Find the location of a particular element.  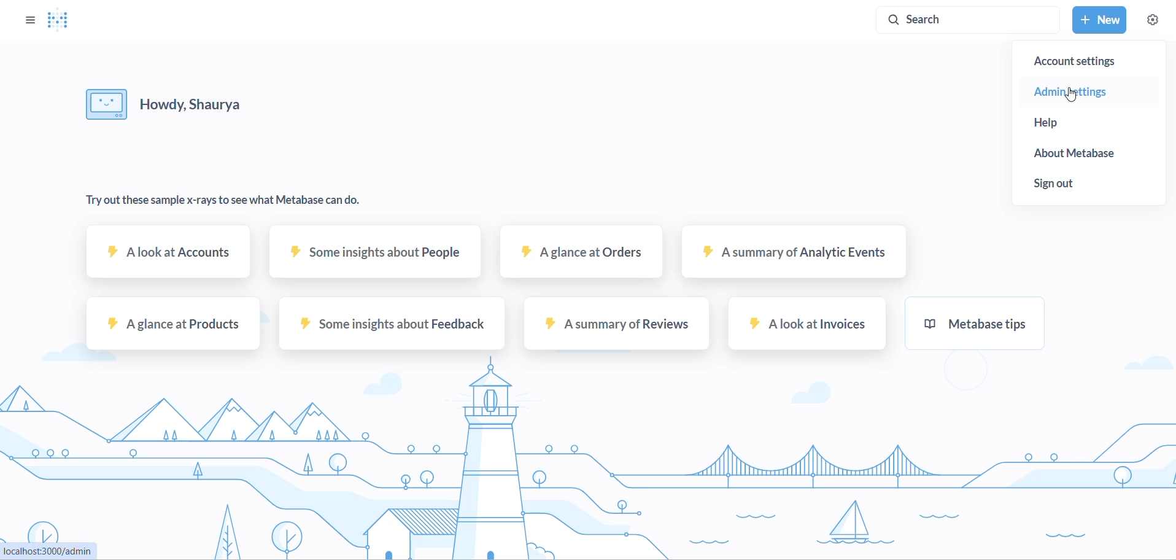

A glance at products sample is located at coordinates (161, 322).